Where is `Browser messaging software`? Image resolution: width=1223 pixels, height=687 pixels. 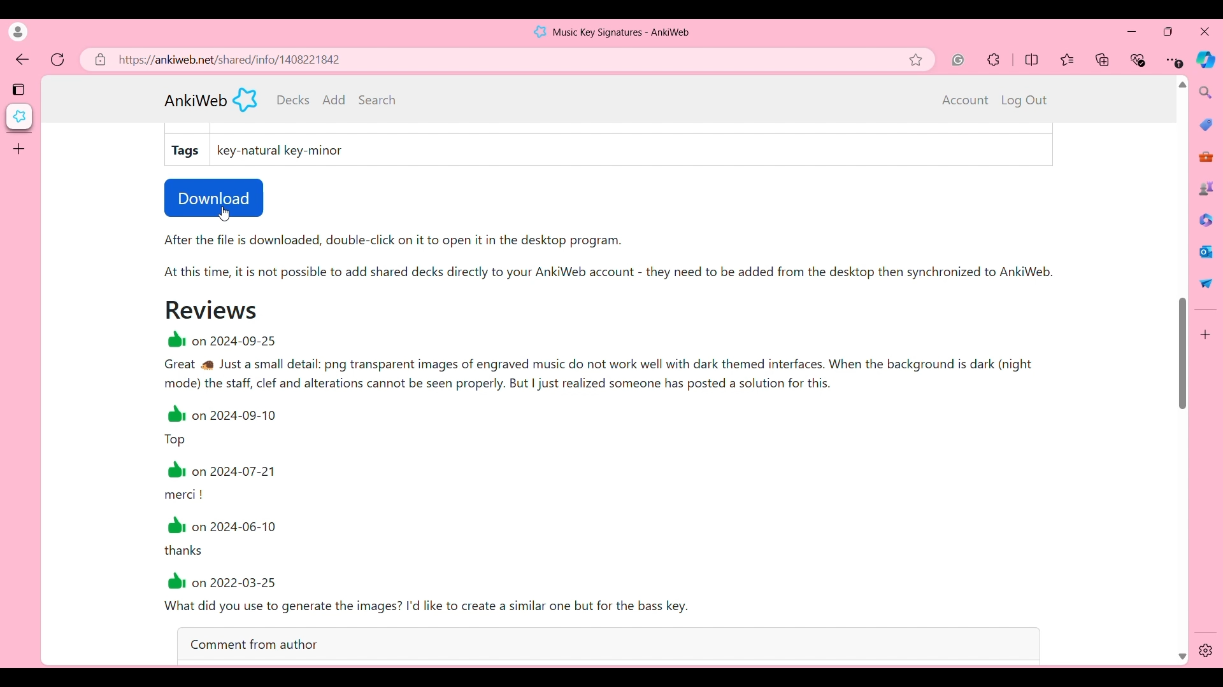
Browser messaging software is located at coordinates (1206, 251).